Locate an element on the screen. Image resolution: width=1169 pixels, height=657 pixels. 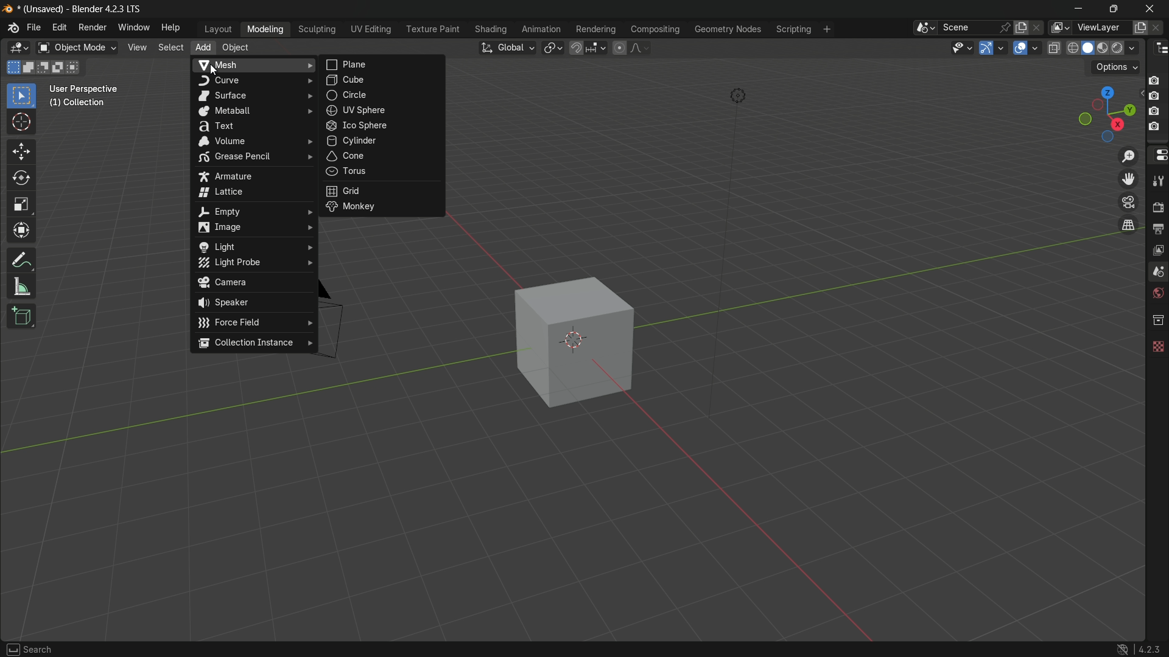
selectability and visibility is located at coordinates (963, 49).